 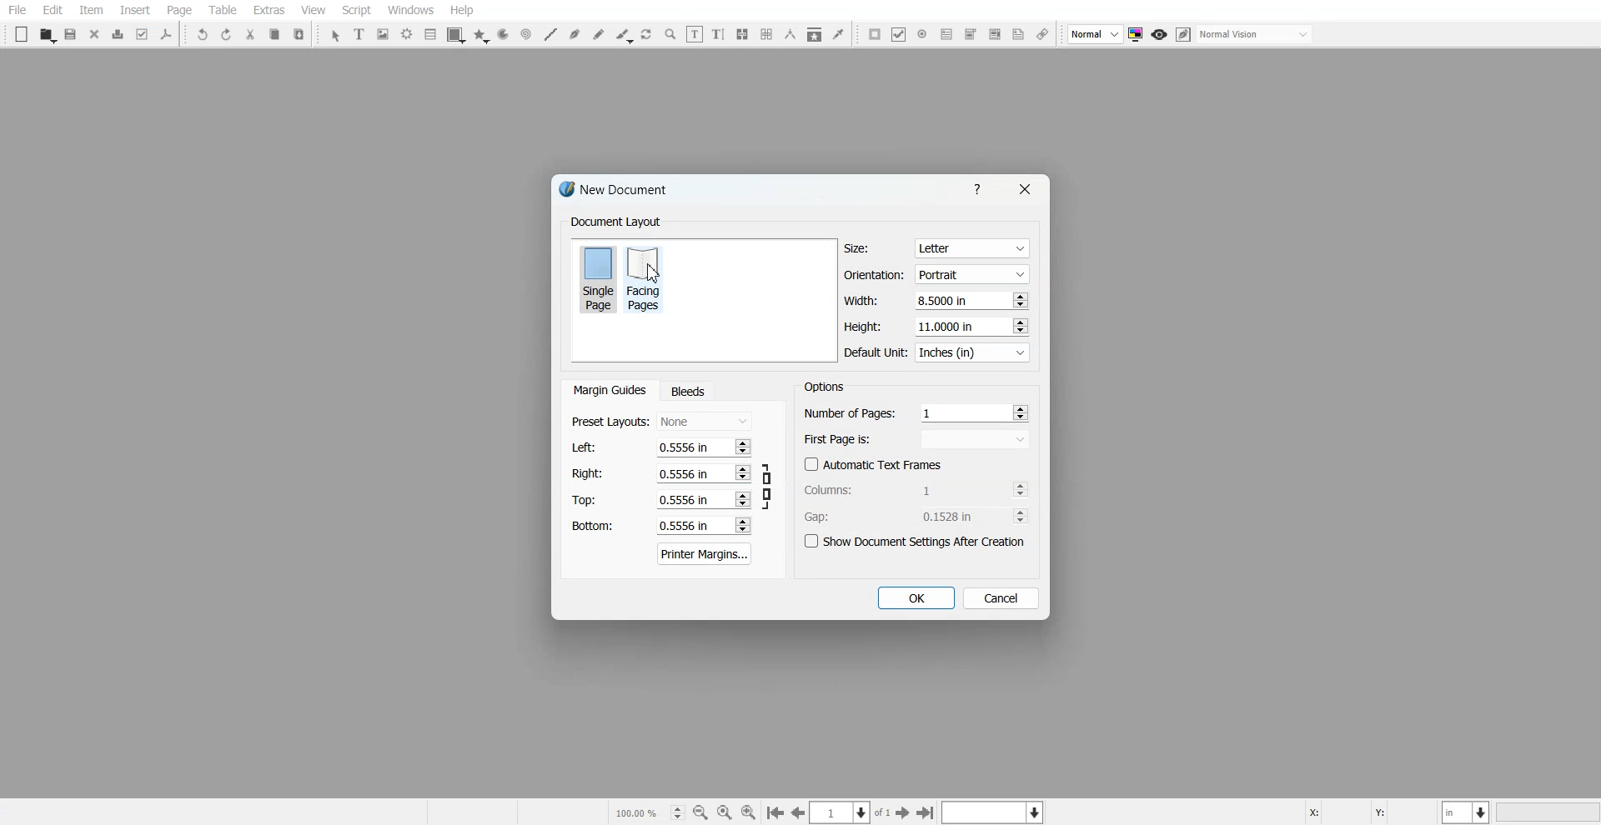 I want to click on Close, so click(x=1023, y=189).